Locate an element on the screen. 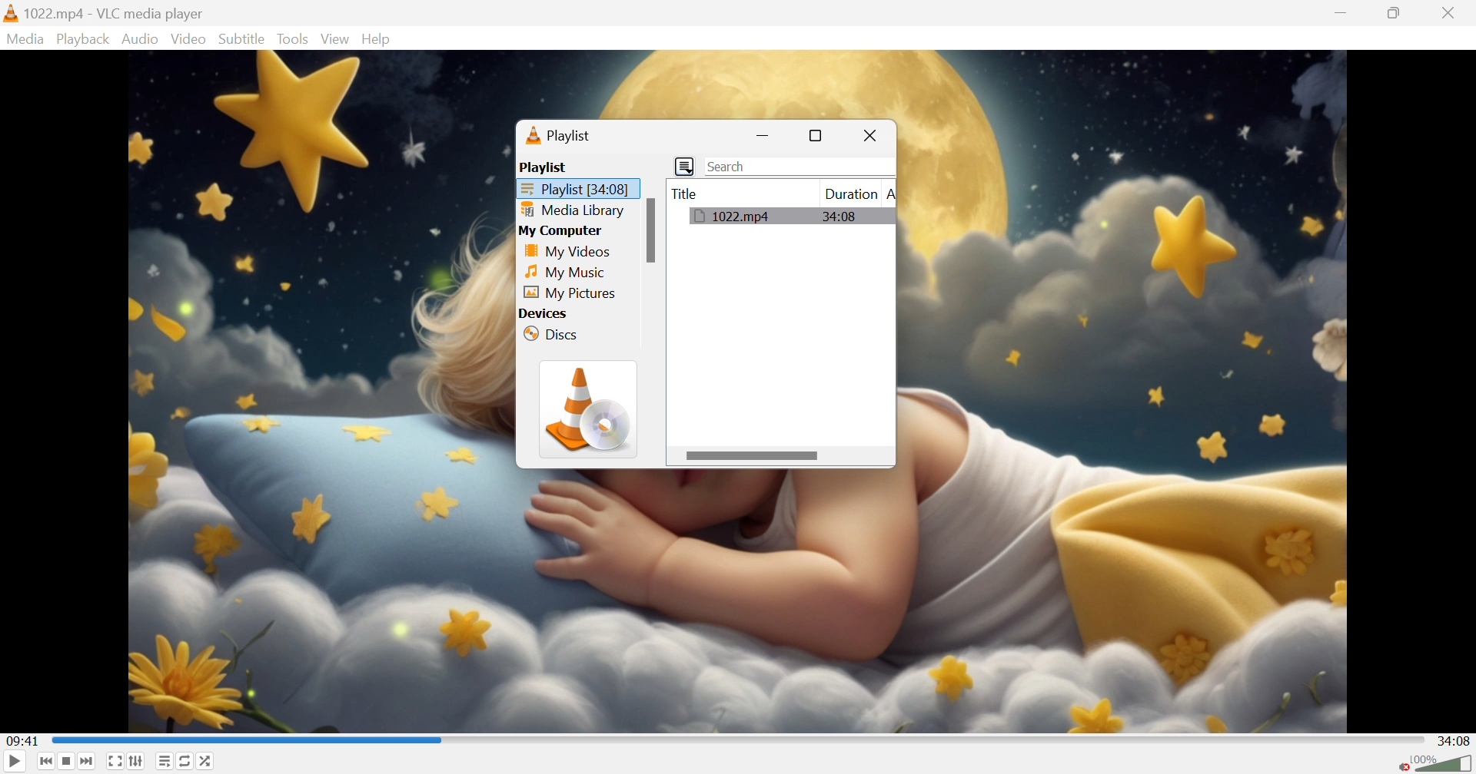  Random is located at coordinates (206, 762).